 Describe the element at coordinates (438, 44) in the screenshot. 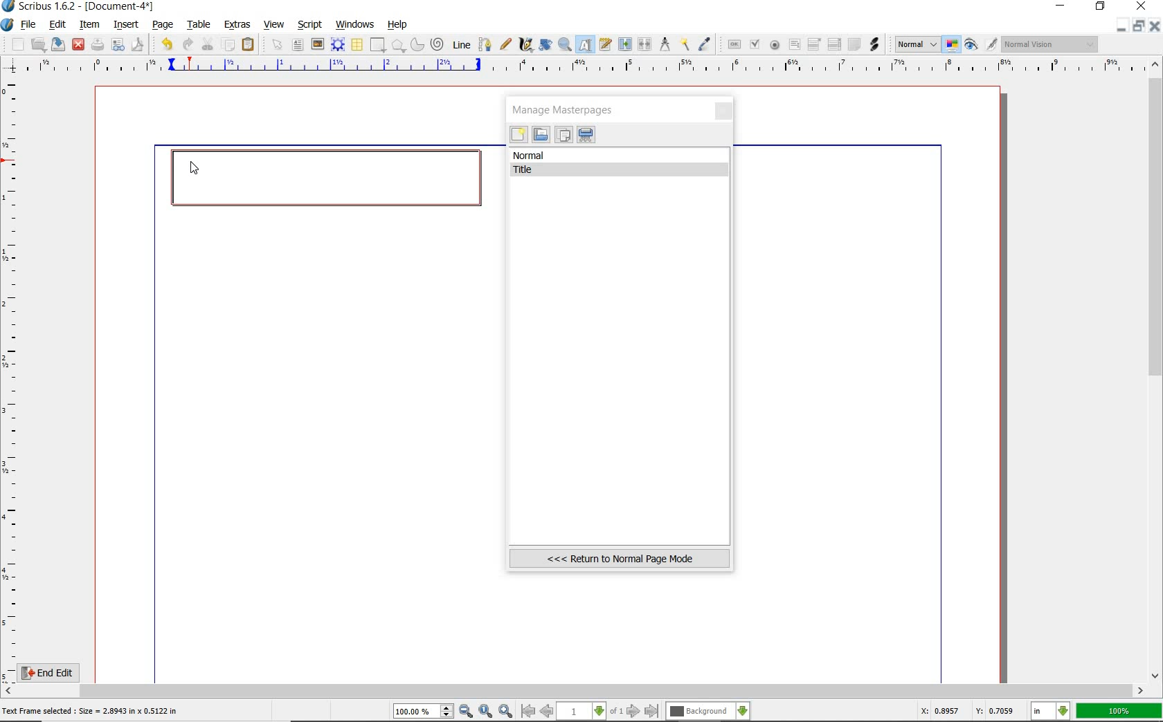

I see `spiral` at that location.